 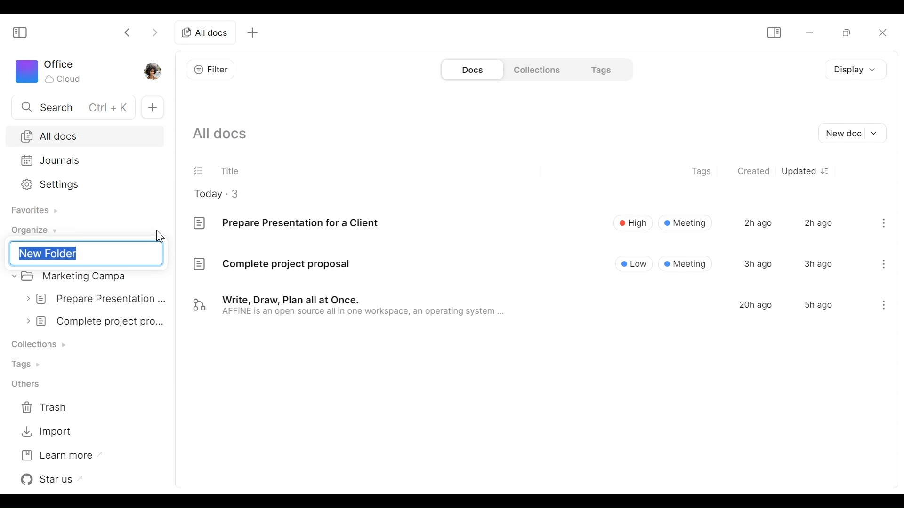 I want to click on Organize, so click(x=32, y=230).